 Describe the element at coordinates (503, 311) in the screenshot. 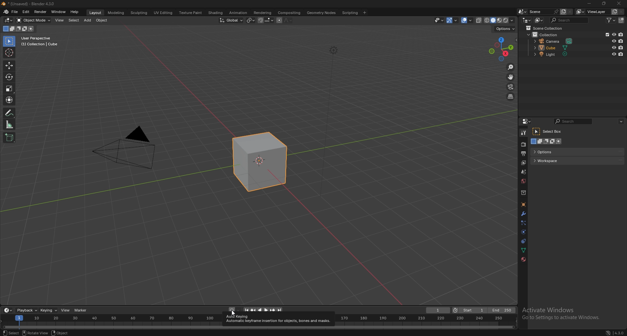

I see `end` at that location.